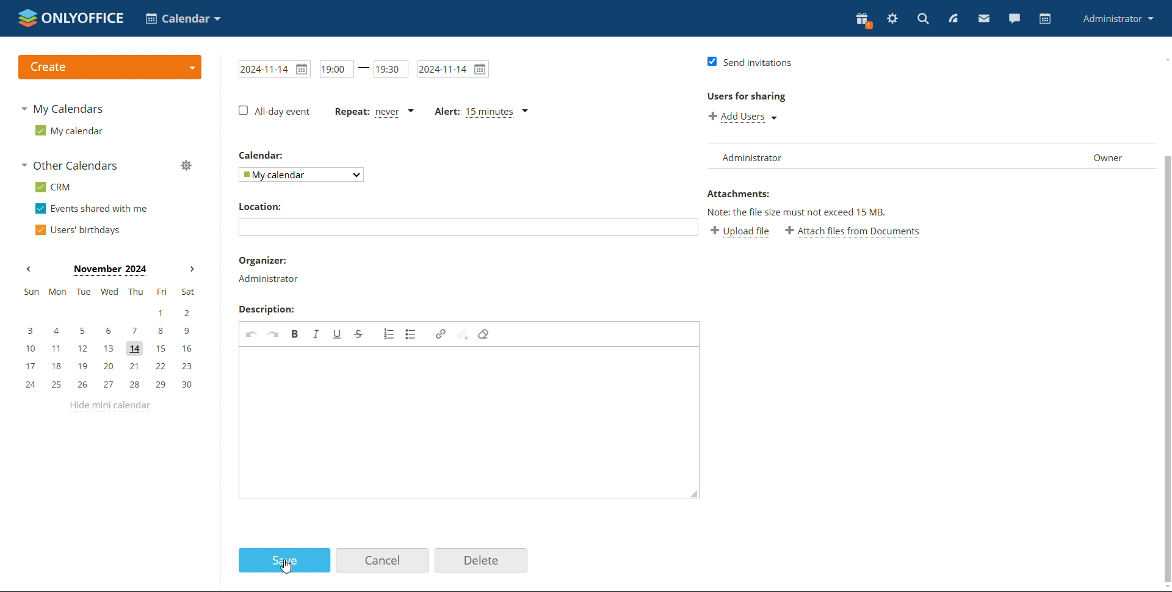  Describe the element at coordinates (751, 157) in the screenshot. I see `administrator` at that location.